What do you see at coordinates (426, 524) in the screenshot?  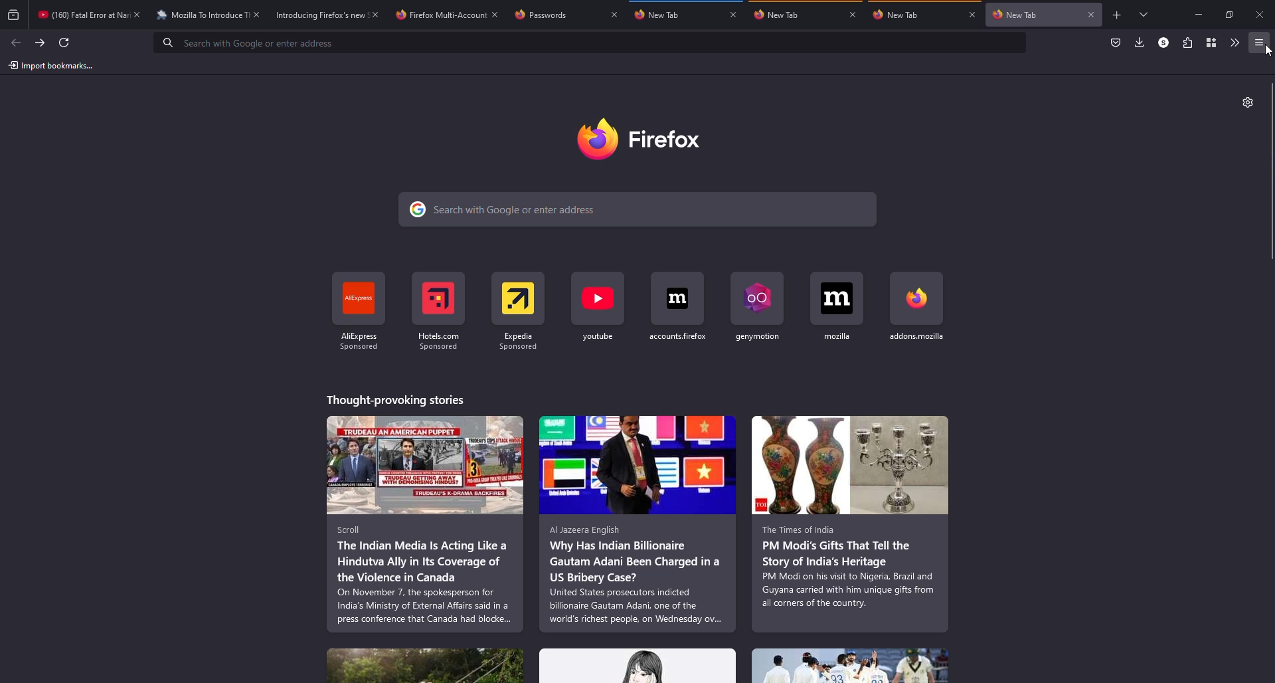 I see `stories` at bounding box center [426, 524].